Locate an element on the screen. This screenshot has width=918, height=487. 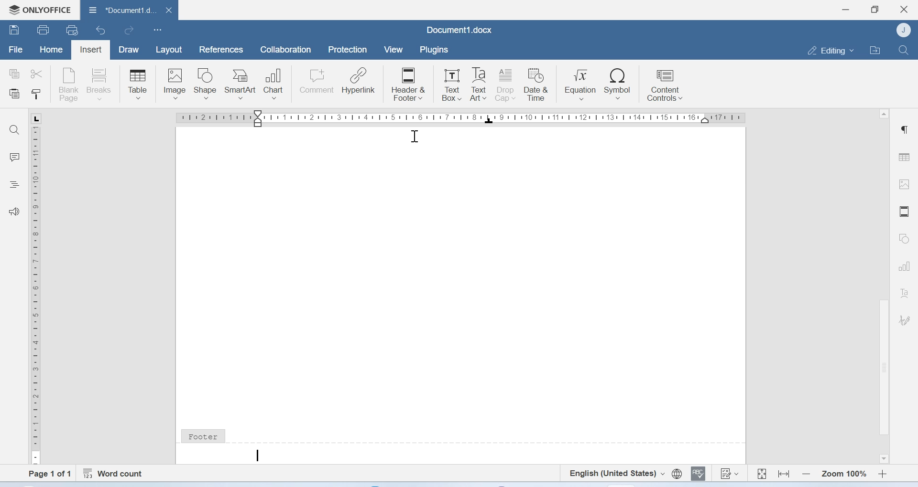
Cursor is located at coordinates (414, 138).